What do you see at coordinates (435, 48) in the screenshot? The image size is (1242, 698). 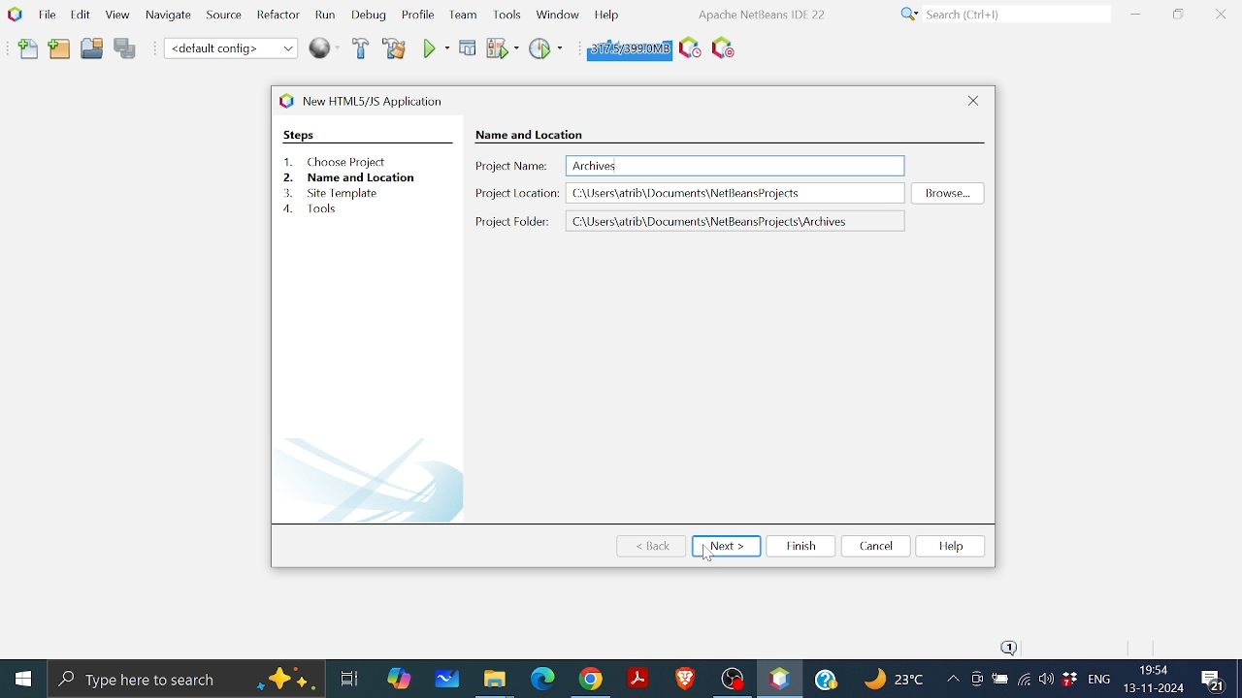 I see `Run` at bounding box center [435, 48].